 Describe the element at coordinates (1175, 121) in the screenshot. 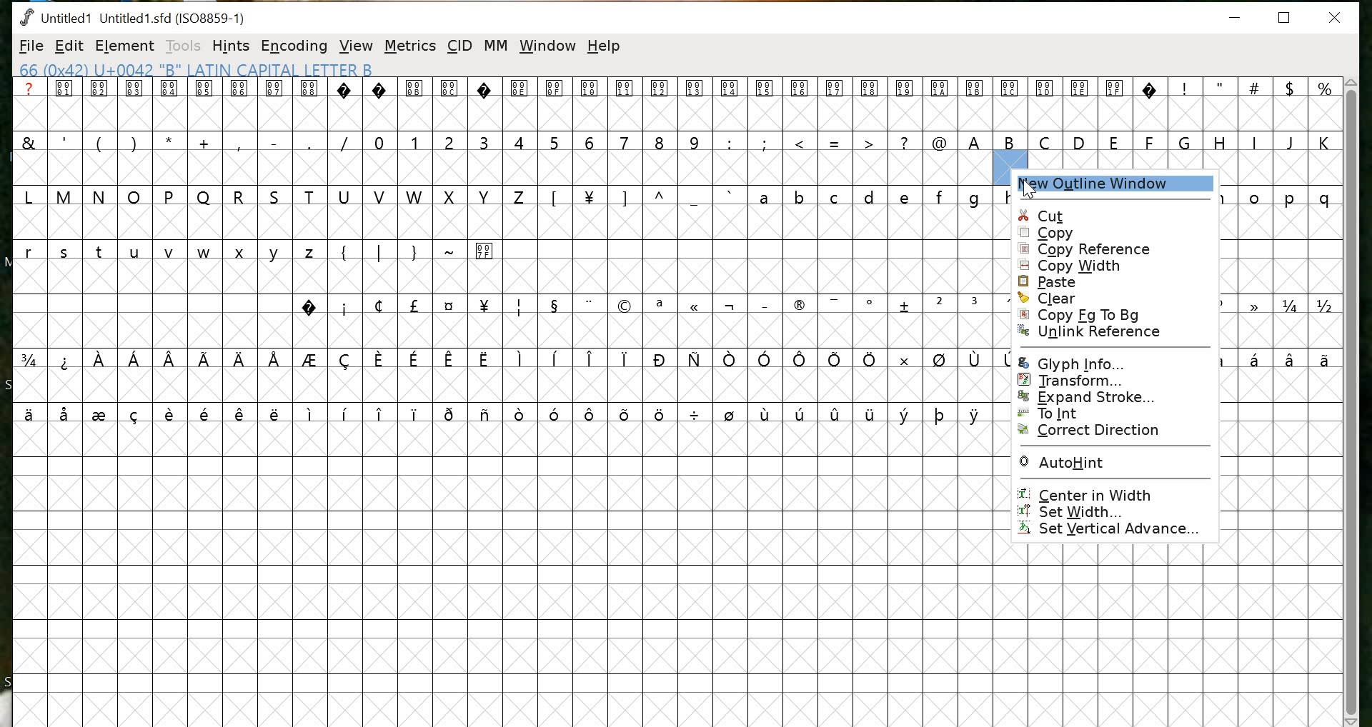

I see `glyphs` at that location.